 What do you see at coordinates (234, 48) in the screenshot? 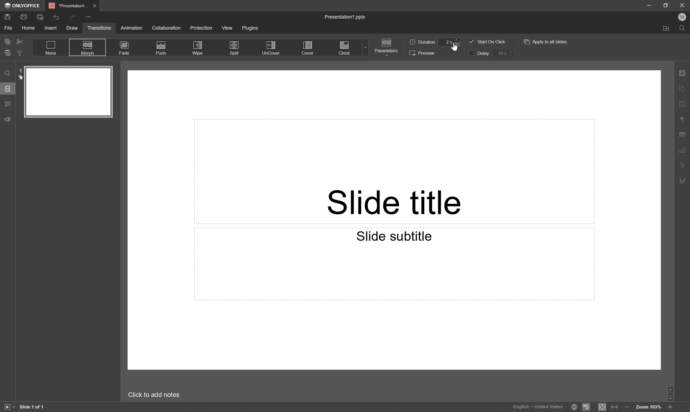
I see `Split` at bounding box center [234, 48].